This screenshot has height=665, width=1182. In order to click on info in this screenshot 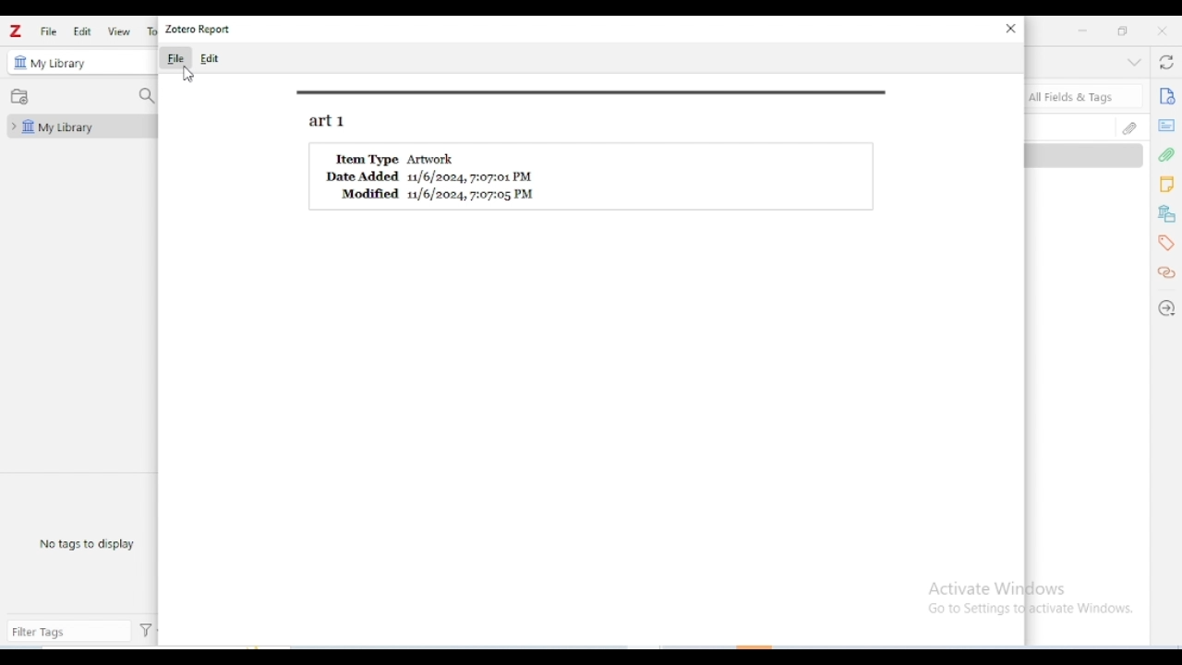, I will do `click(1167, 96)`.